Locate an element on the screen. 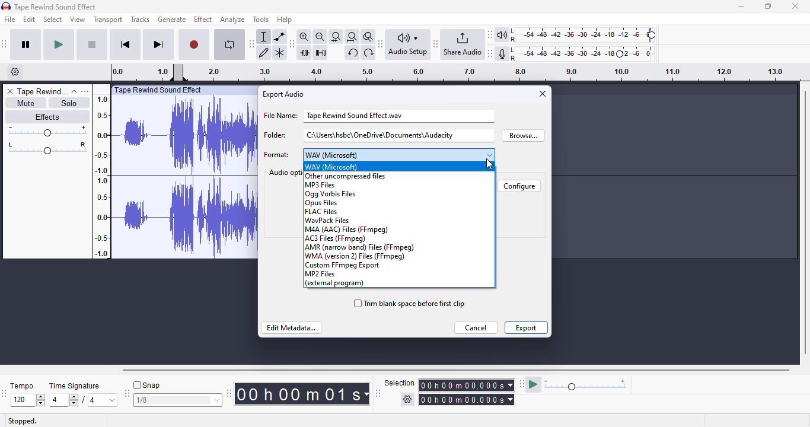 The width and height of the screenshot is (810, 427). cursor is located at coordinates (489, 165).